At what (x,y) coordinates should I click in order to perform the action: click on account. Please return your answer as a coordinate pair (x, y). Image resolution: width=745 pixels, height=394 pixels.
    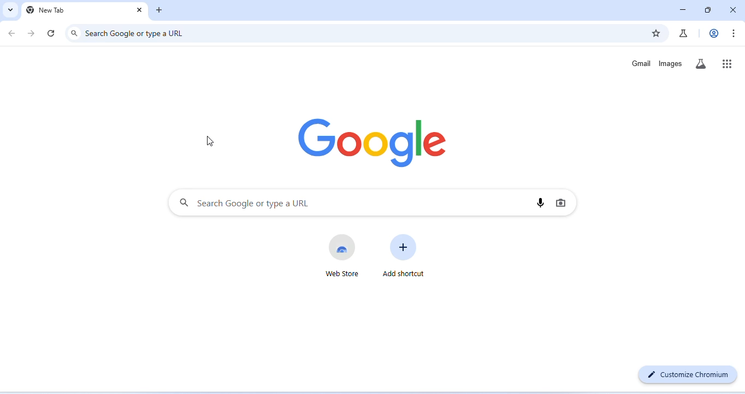
    Looking at the image, I should click on (712, 33).